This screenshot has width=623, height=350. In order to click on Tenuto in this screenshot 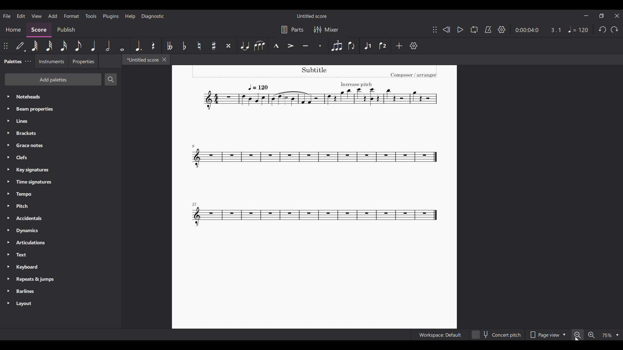, I will do `click(306, 46)`.